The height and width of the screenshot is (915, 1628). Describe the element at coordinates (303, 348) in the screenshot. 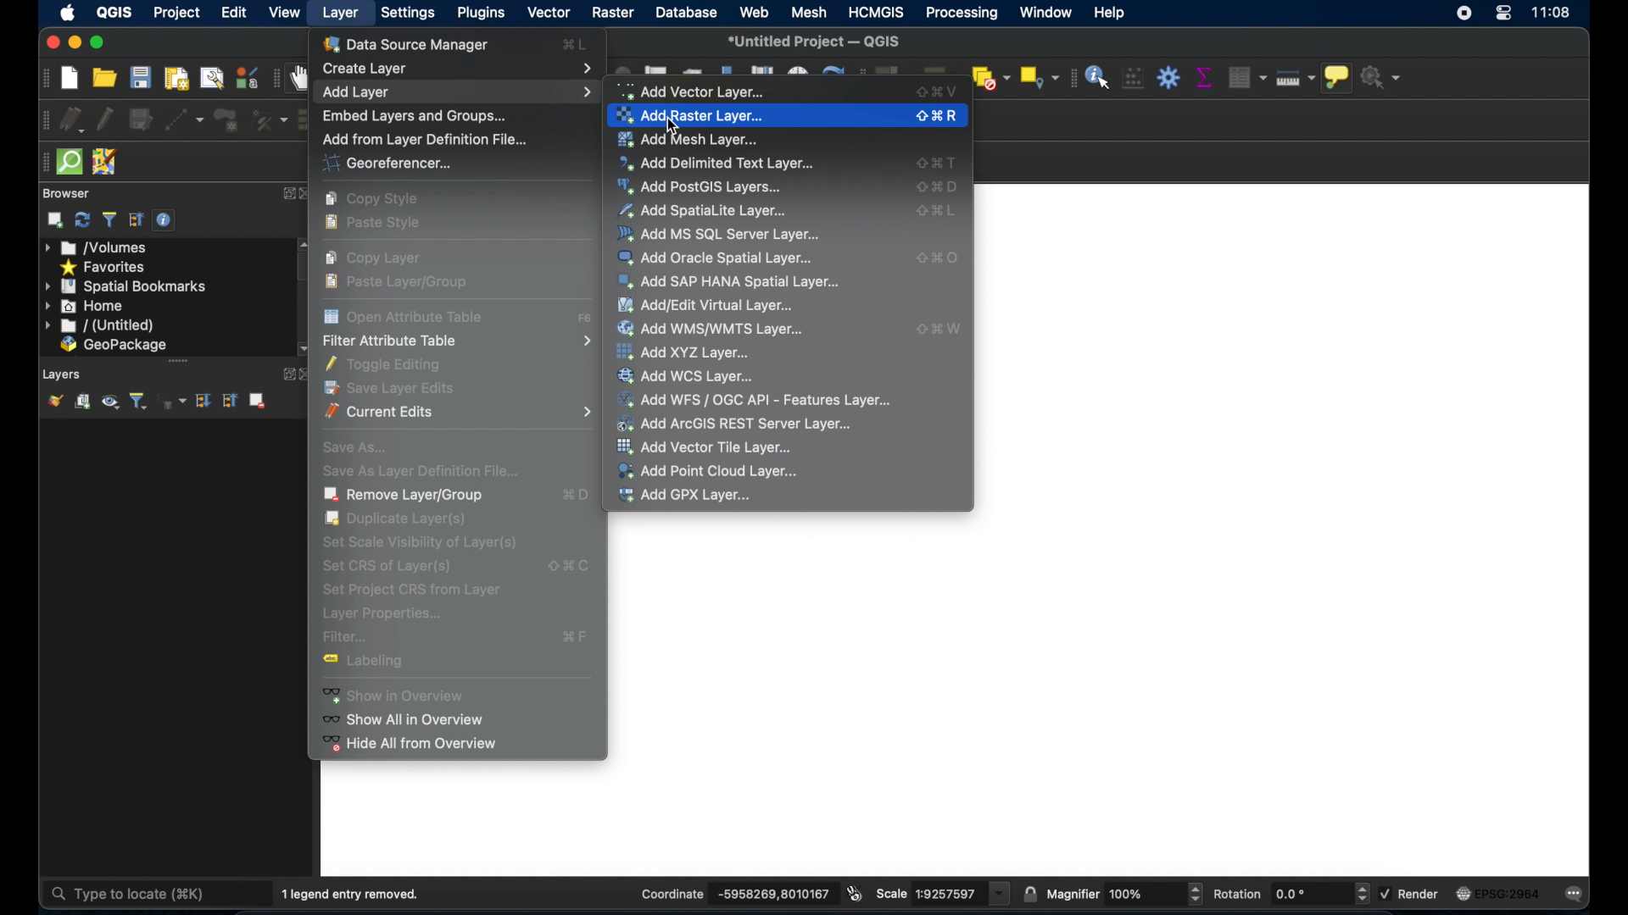

I see `scroll down arrow` at that location.